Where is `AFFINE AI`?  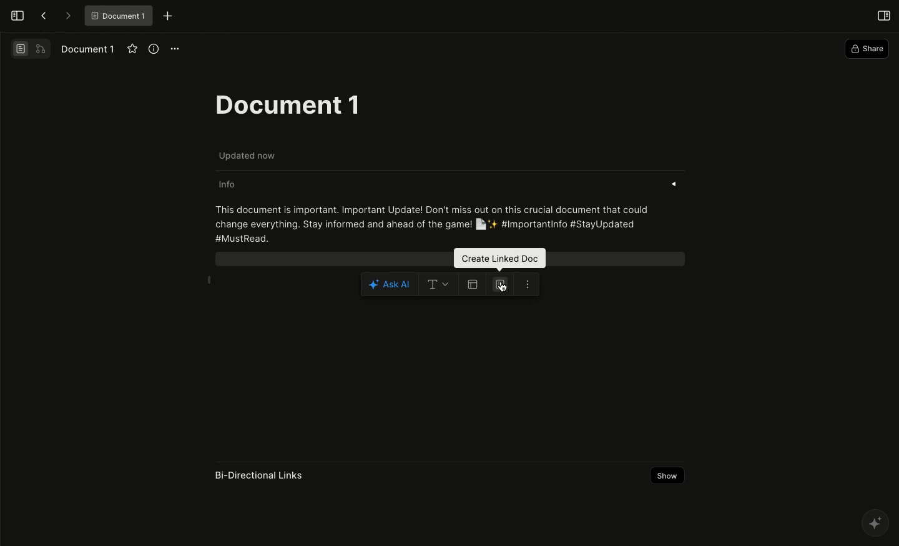
AFFINE AI is located at coordinates (873, 524).